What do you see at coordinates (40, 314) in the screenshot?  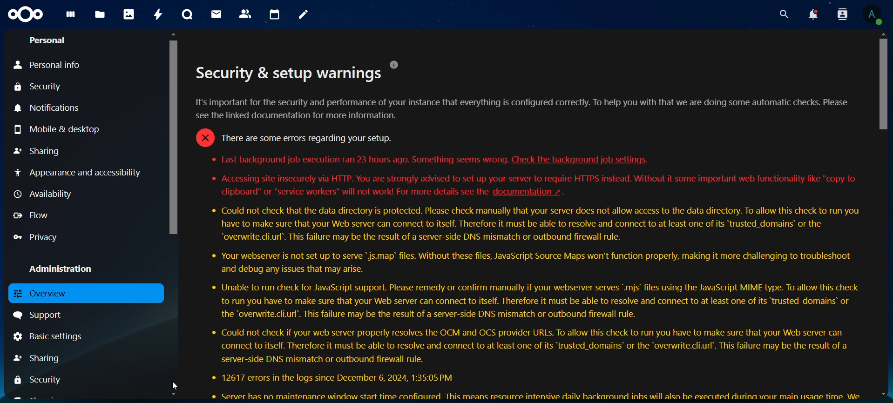 I see `support` at bounding box center [40, 314].